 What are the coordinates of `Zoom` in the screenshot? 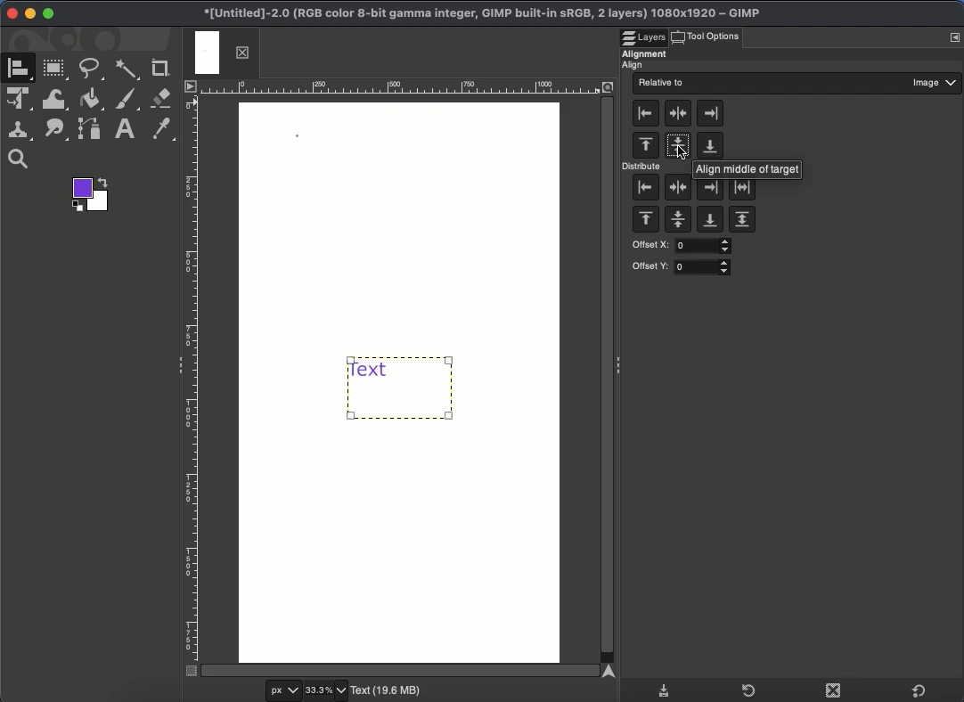 It's located at (22, 159).